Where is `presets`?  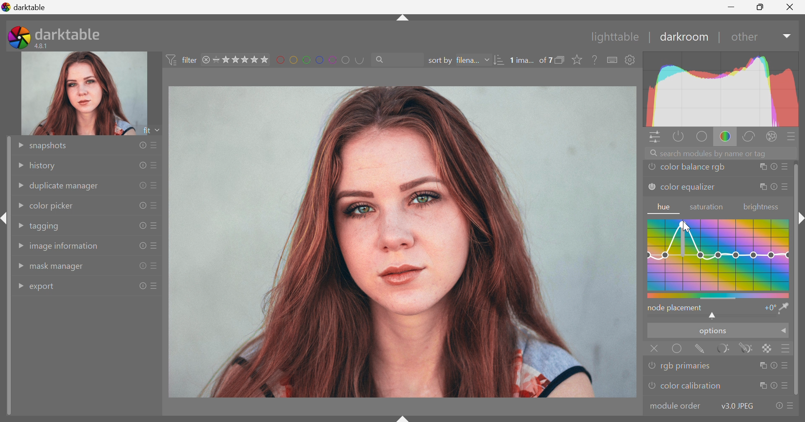 presets is located at coordinates (156, 207).